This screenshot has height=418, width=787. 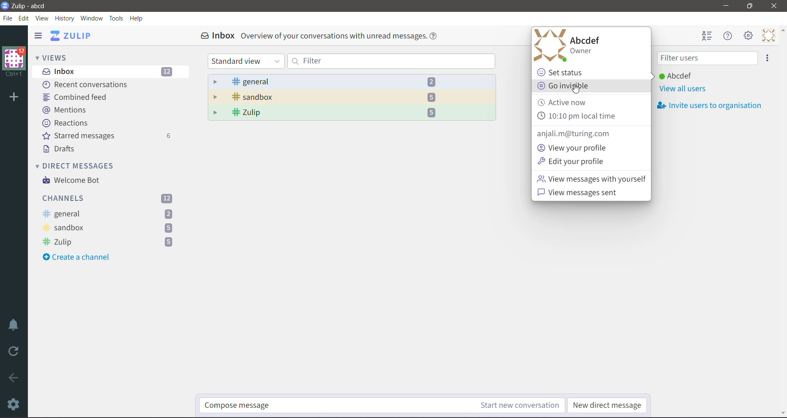 I want to click on New direct message, so click(x=608, y=405).